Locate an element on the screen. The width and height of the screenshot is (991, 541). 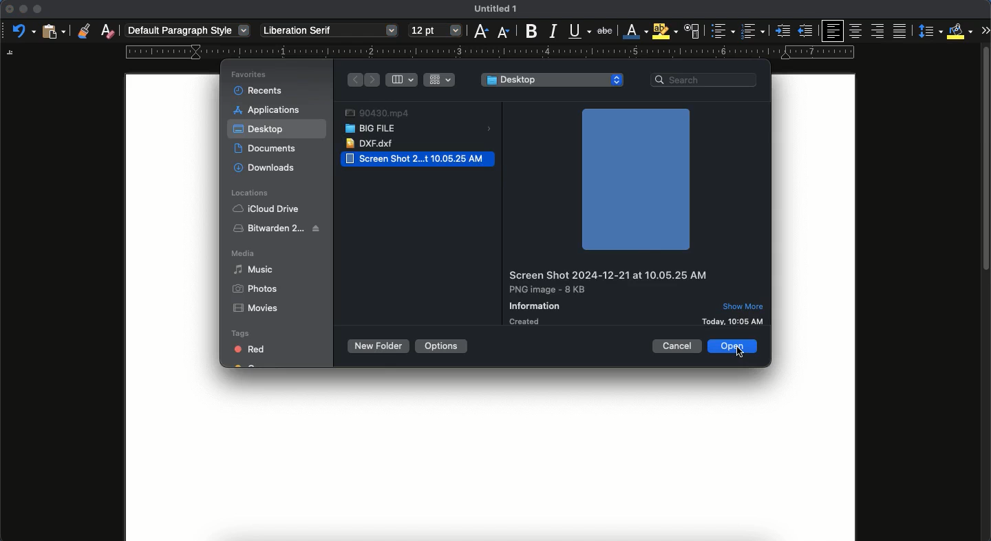
recents is located at coordinates (257, 92).